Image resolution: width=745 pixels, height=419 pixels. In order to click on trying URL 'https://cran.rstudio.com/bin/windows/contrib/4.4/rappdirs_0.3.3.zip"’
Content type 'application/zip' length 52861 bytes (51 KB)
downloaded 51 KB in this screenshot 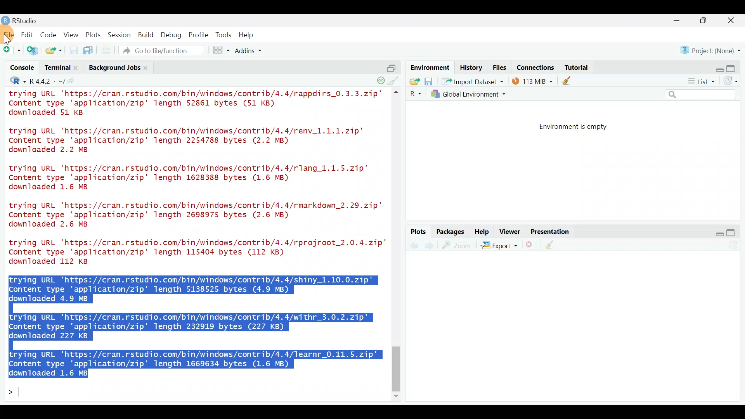, I will do `click(197, 104)`.